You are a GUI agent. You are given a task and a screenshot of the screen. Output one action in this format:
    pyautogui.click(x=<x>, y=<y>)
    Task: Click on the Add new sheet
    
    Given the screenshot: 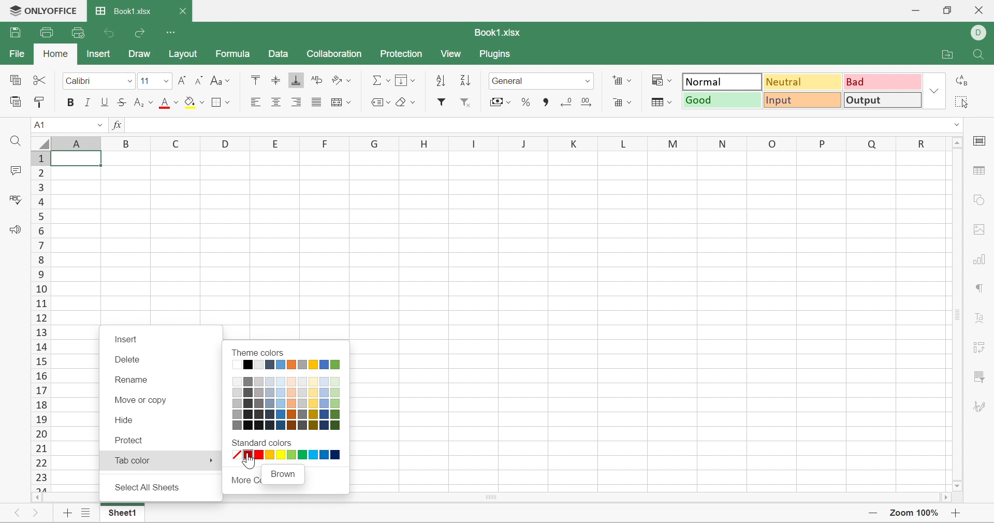 What is the action you would take?
    pyautogui.click(x=66, y=513)
    